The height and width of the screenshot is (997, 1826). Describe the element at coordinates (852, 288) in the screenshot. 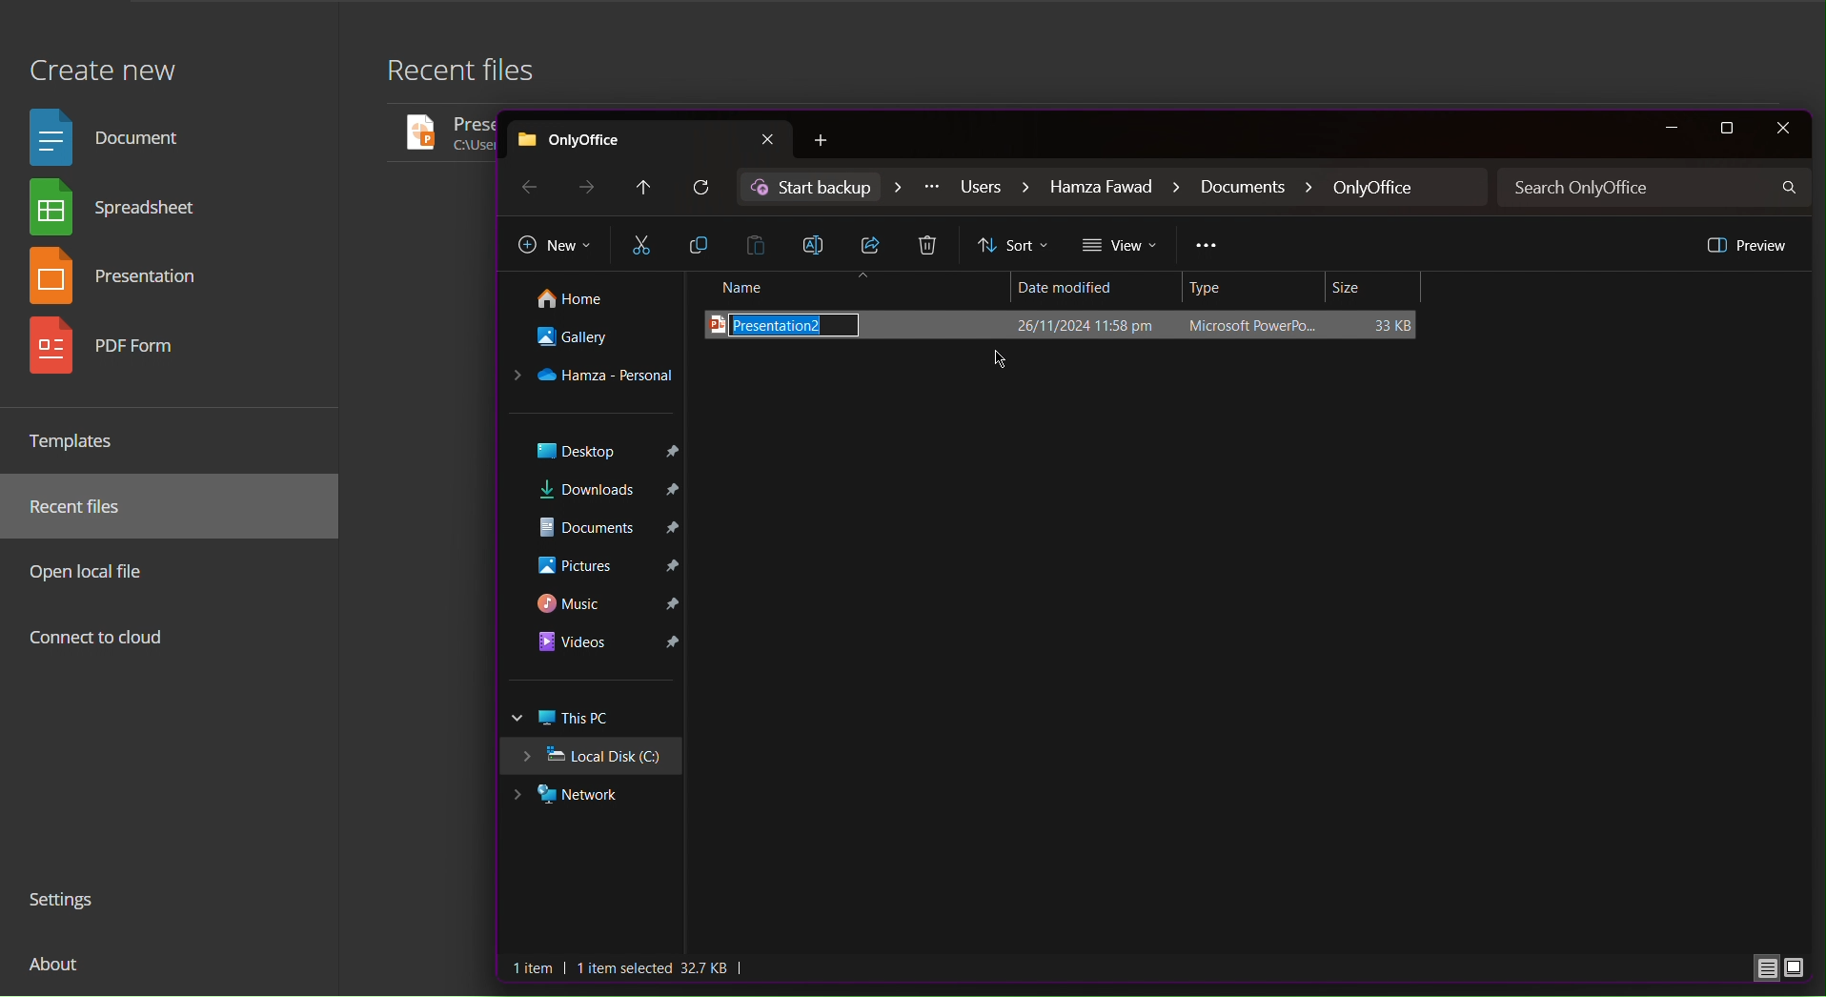

I see `Name` at that location.